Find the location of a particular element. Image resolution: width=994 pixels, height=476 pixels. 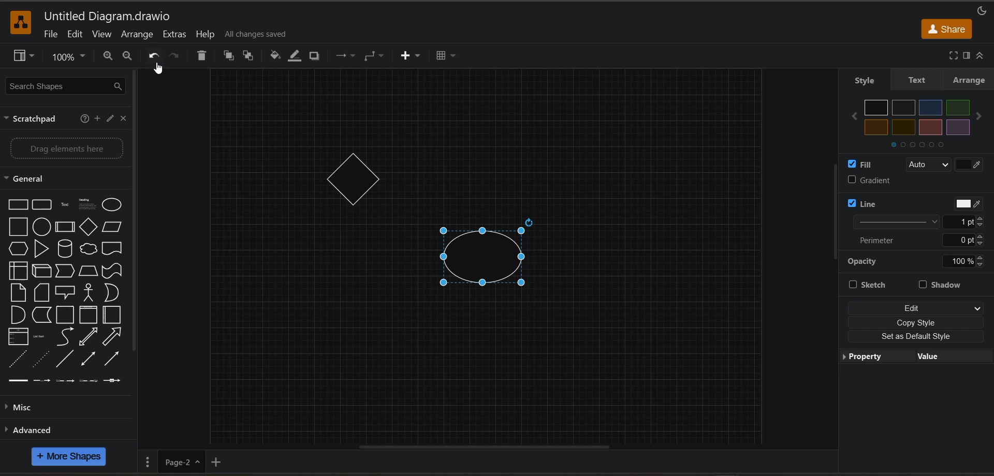

edit is located at coordinates (76, 34).